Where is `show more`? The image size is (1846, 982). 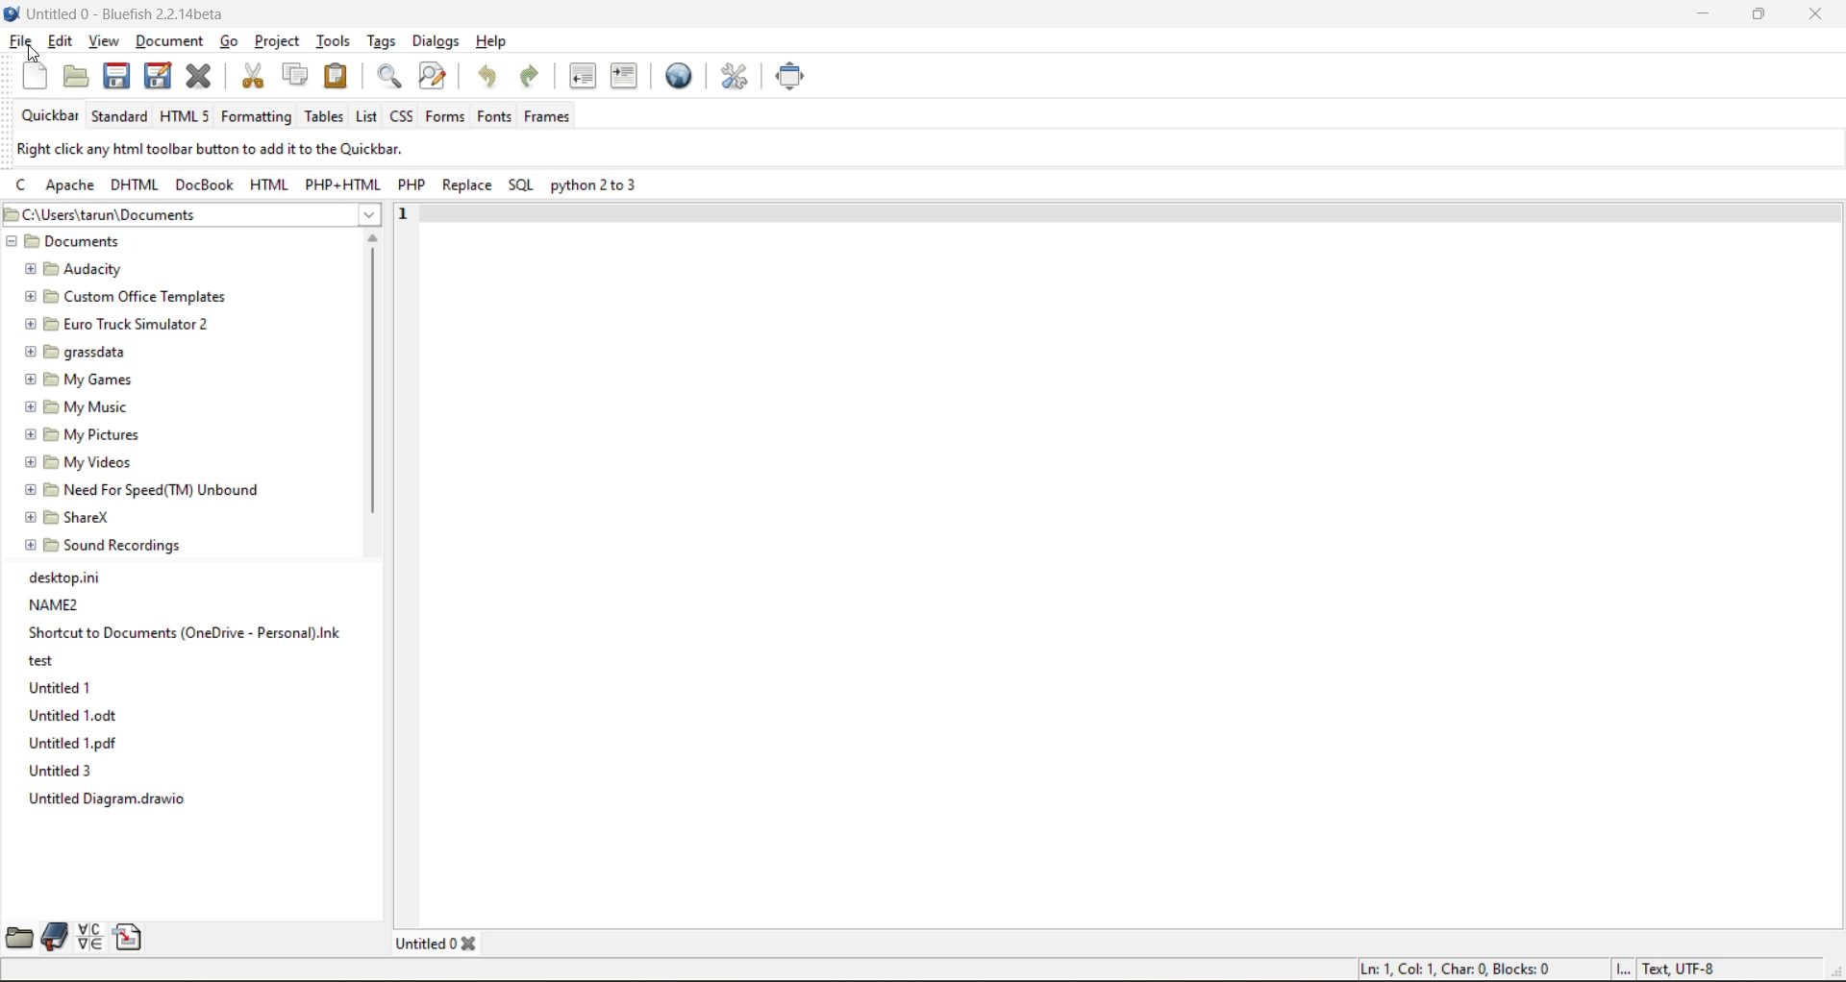 show more is located at coordinates (373, 213).